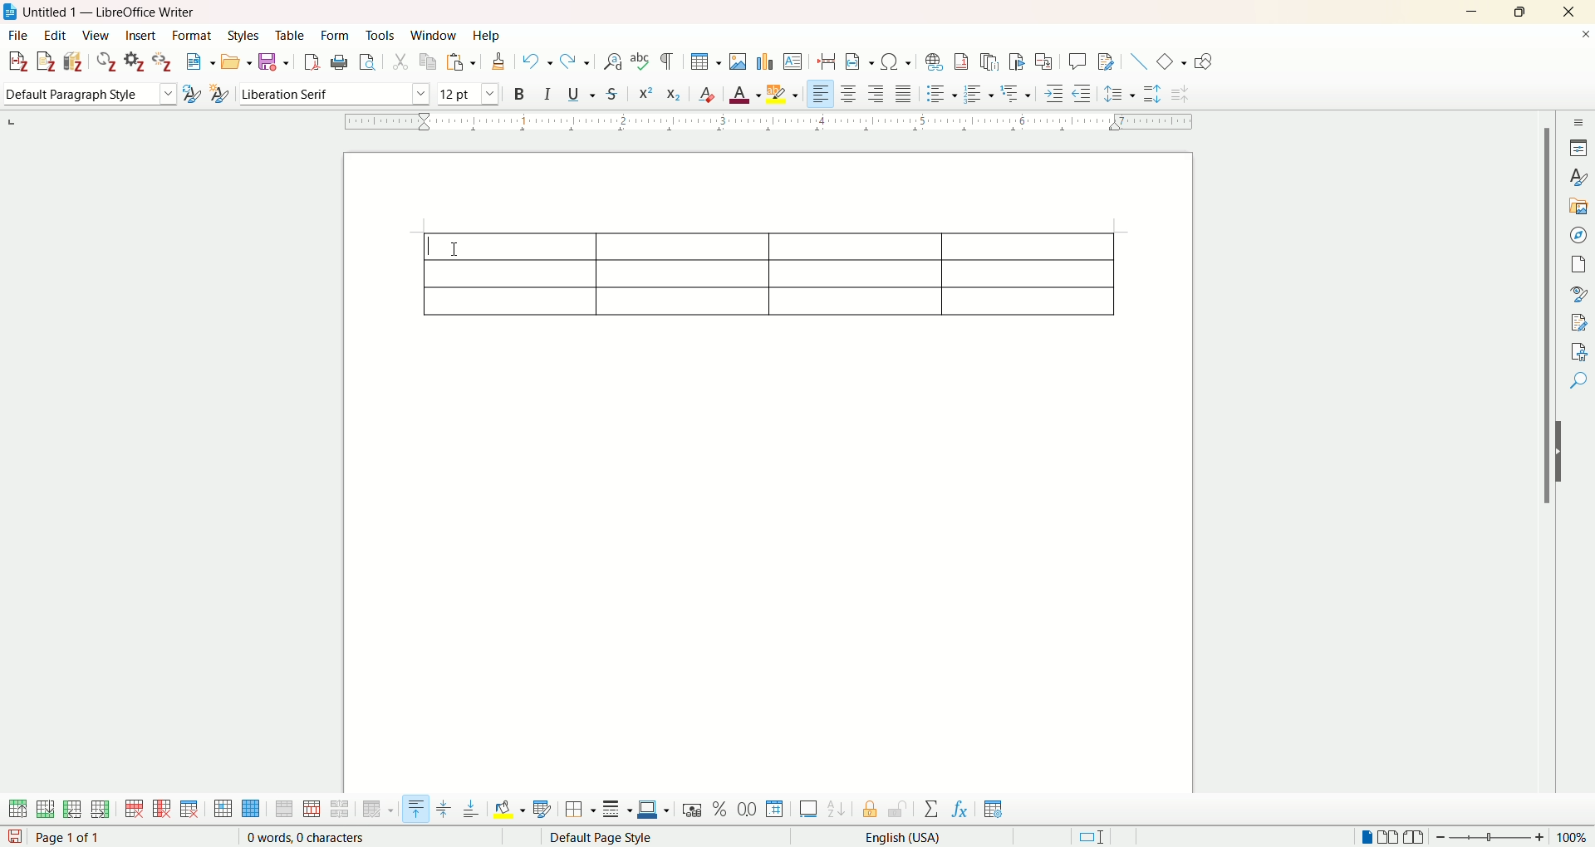  What do you see at coordinates (1548, 465) in the screenshot?
I see `vertical scroll bar` at bounding box center [1548, 465].